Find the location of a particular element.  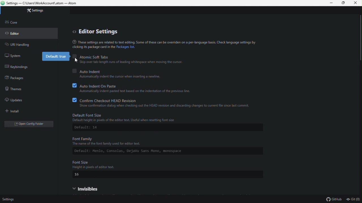

off is located at coordinates (74, 71).